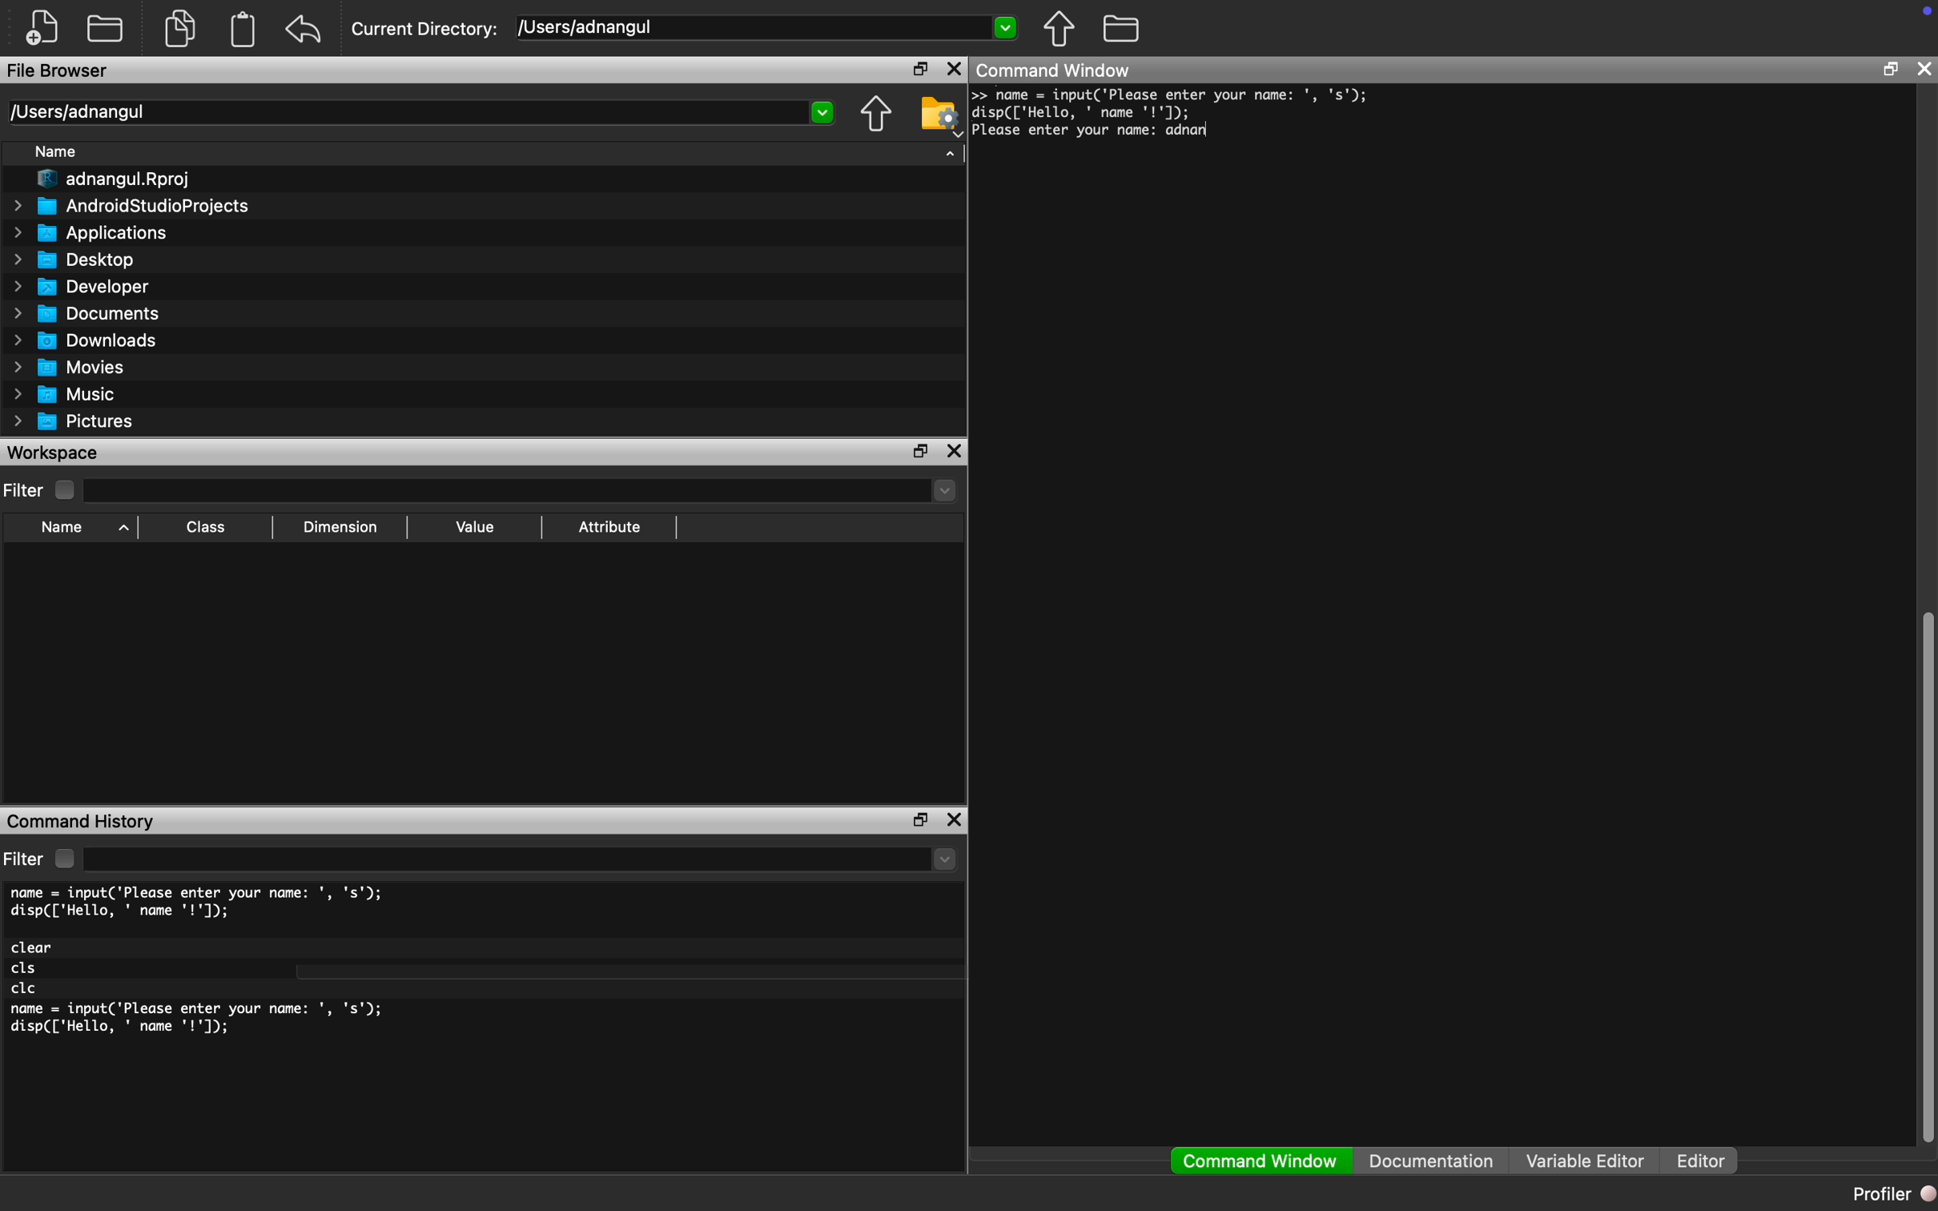 The width and height of the screenshot is (1938, 1211). I want to click on maximize, so click(1890, 68).